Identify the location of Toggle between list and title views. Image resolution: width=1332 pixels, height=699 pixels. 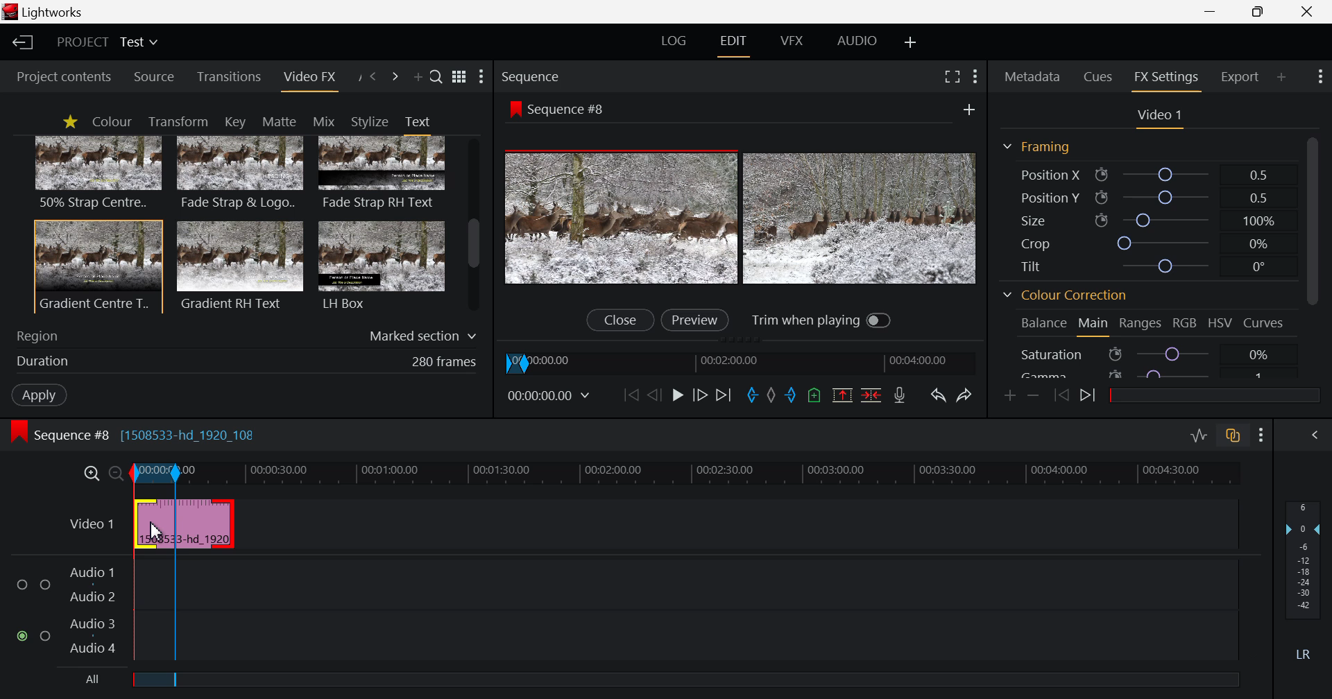
(461, 76).